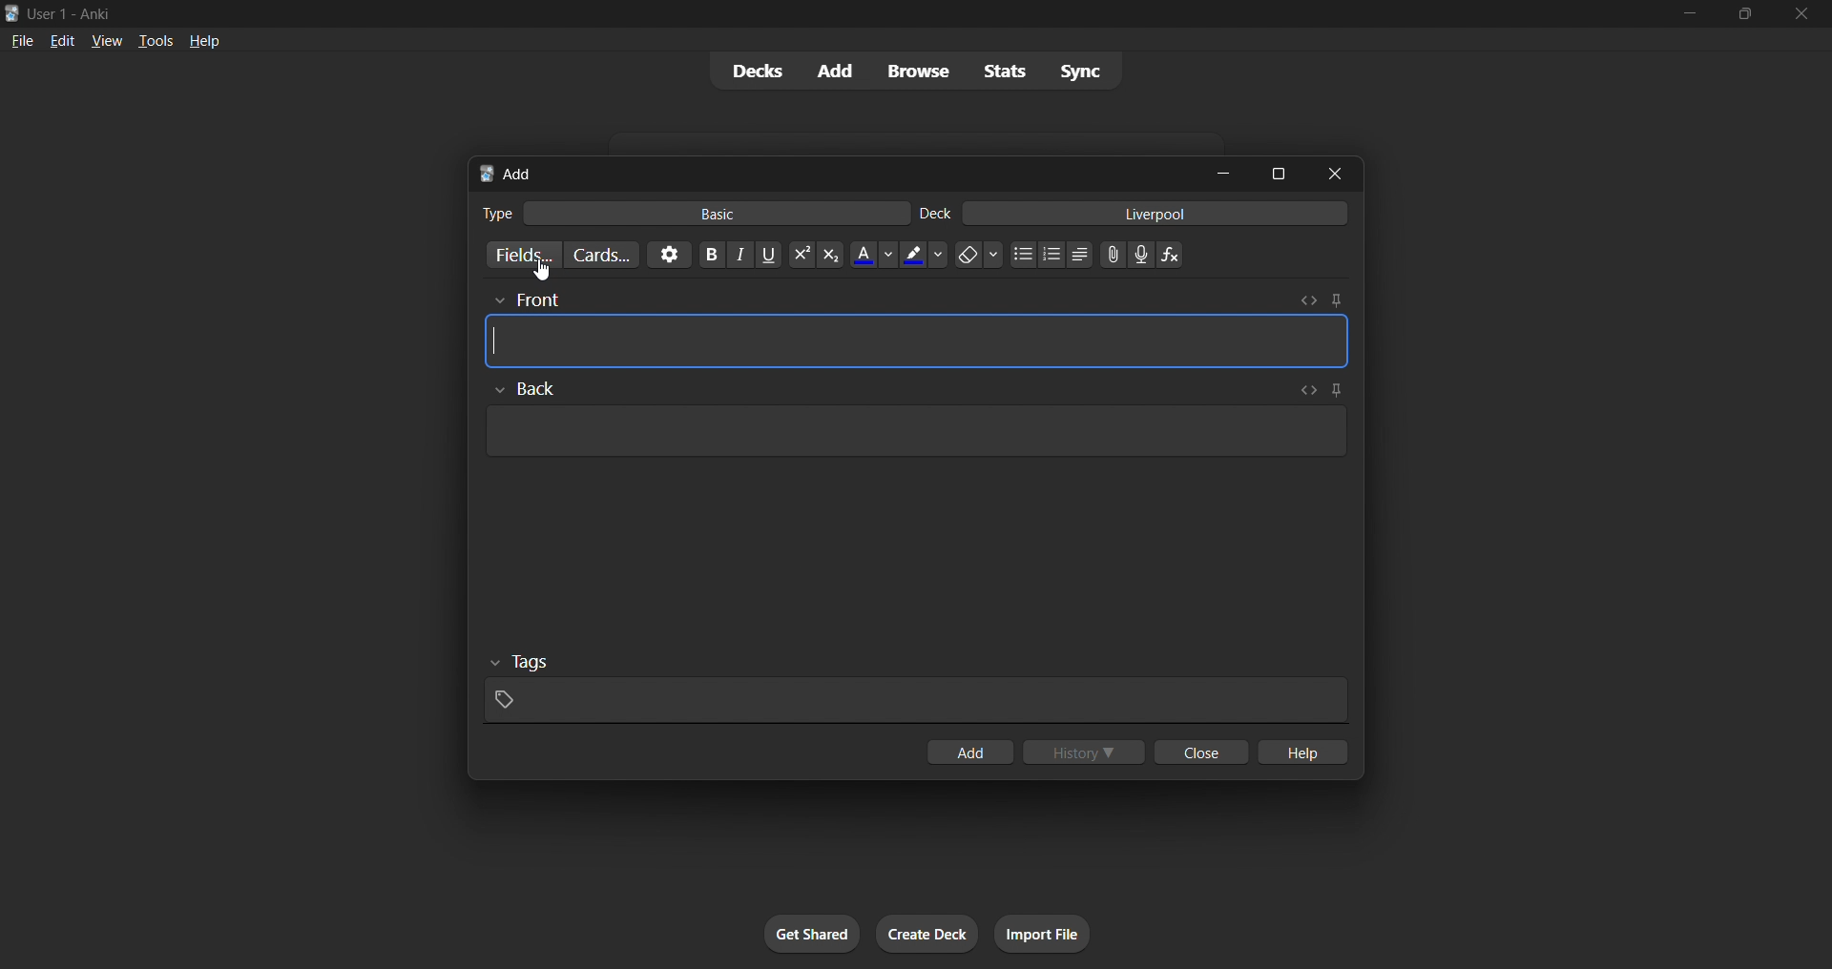 This screenshot has width=1832, height=969. Describe the element at coordinates (1084, 752) in the screenshot. I see `history` at that location.